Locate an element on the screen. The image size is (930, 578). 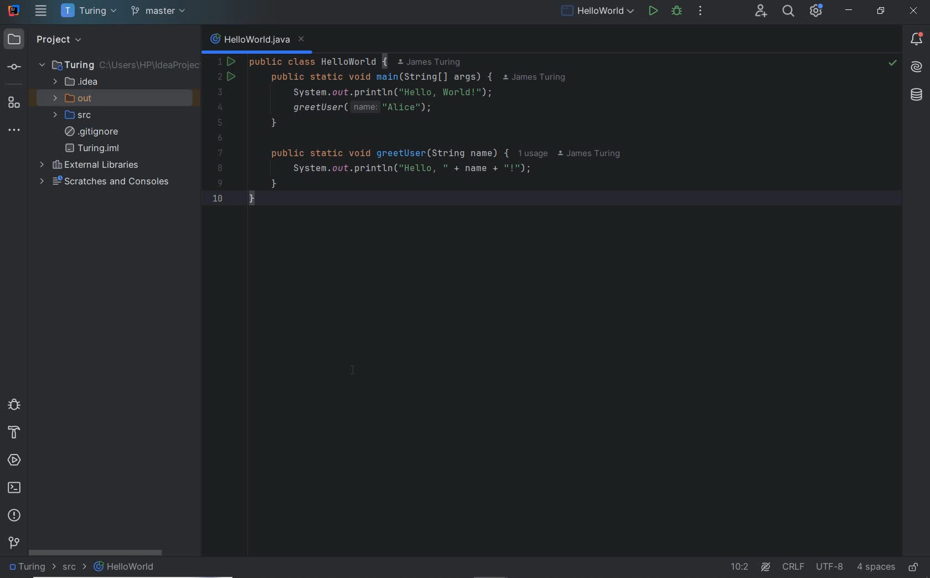
MINIMIZE is located at coordinates (849, 10).